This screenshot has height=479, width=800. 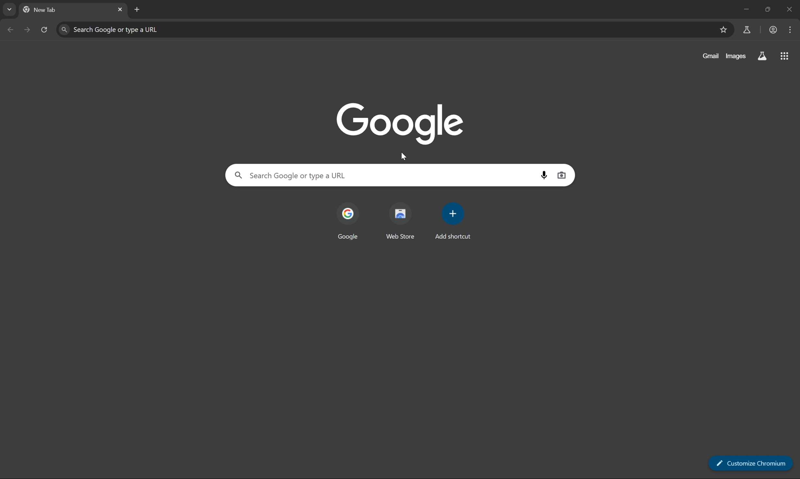 I want to click on search Google or type a URL, so click(x=380, y=175).